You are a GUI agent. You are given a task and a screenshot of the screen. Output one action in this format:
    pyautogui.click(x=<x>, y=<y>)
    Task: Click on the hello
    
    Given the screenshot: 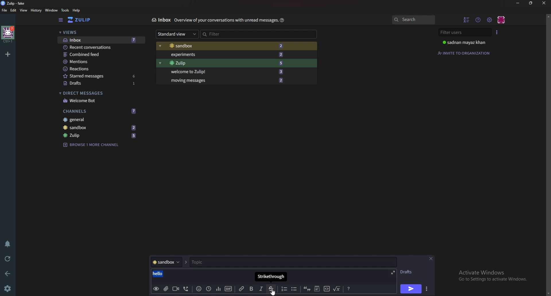 What is the action you would take?
    pyautogui.click(x=161, y=273)
    